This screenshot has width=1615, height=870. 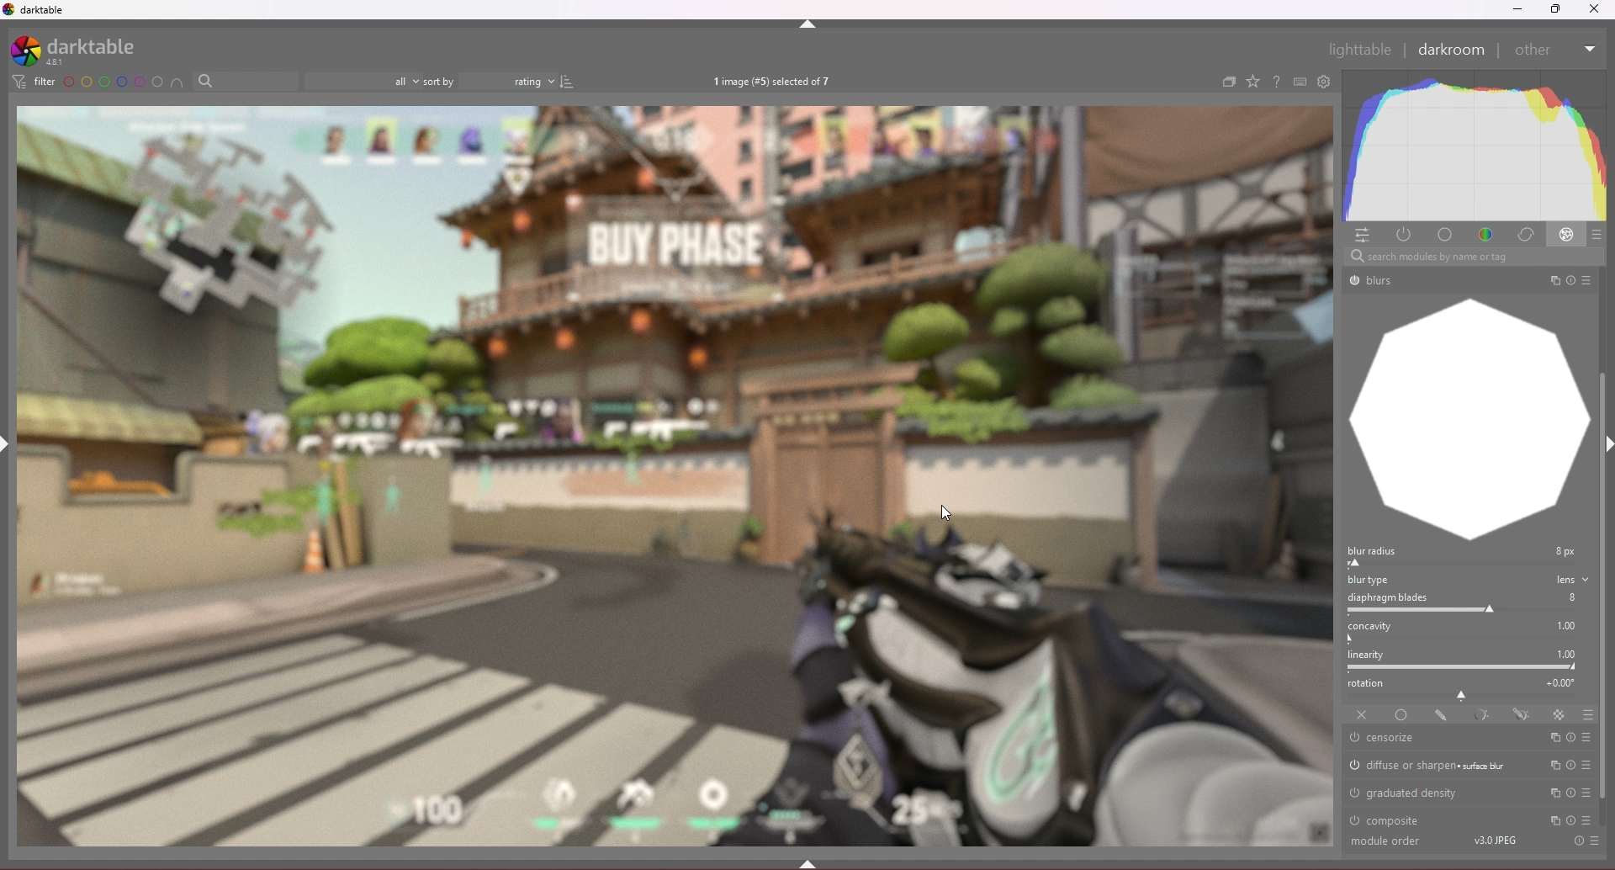 I want to click on sort by, so click(x=439, y=81).